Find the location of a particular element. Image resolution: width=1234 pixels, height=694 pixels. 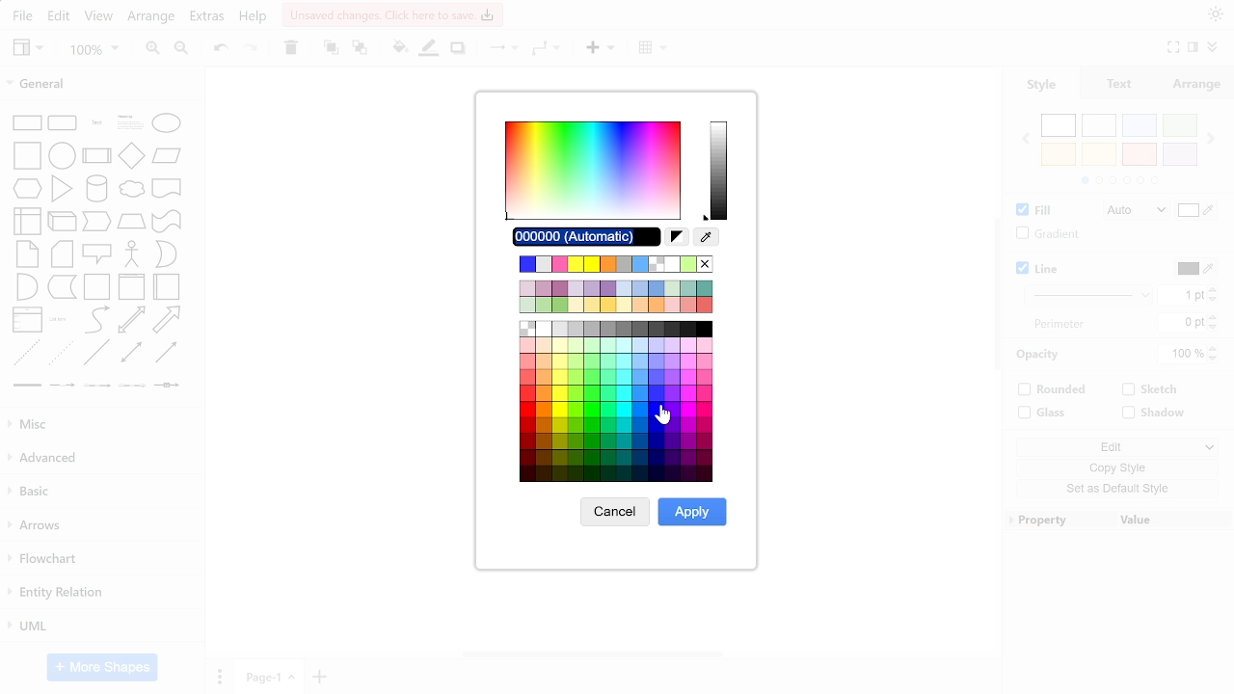

arrange is located at coordinates (1197, 84).